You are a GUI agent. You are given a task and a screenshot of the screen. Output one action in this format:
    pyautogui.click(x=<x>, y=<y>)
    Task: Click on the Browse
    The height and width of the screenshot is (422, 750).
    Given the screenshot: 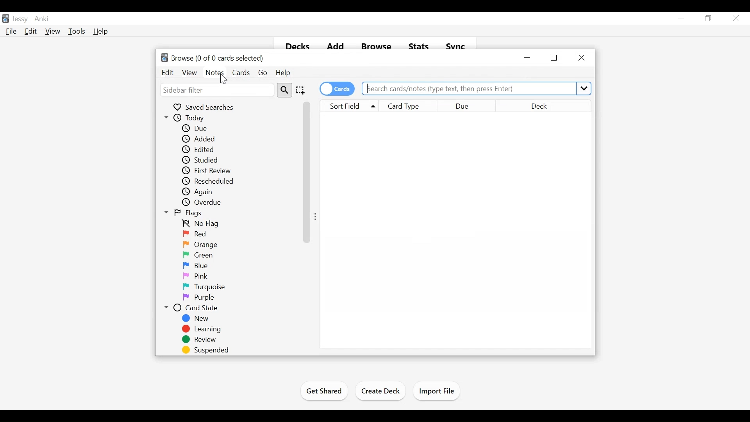 What is the action you would take?
    pyautogui.click(x=376, y=44)
    